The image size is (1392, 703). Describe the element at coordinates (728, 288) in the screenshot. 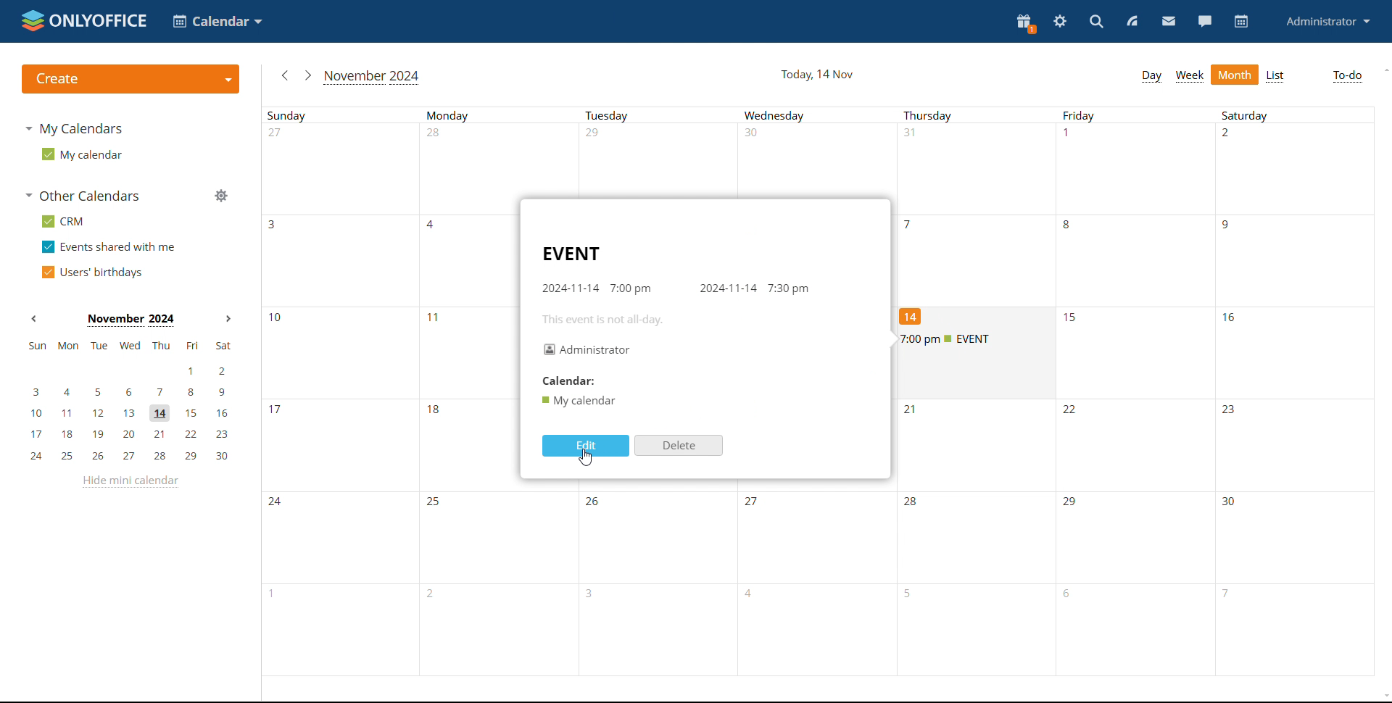

I see `end date` at that location.